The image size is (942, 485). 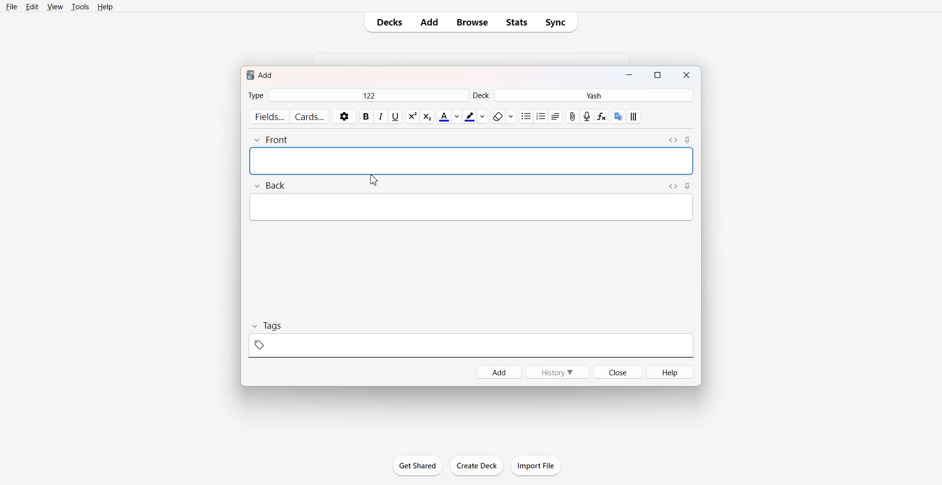 I want to click on Type, so click(x=357, y=96).